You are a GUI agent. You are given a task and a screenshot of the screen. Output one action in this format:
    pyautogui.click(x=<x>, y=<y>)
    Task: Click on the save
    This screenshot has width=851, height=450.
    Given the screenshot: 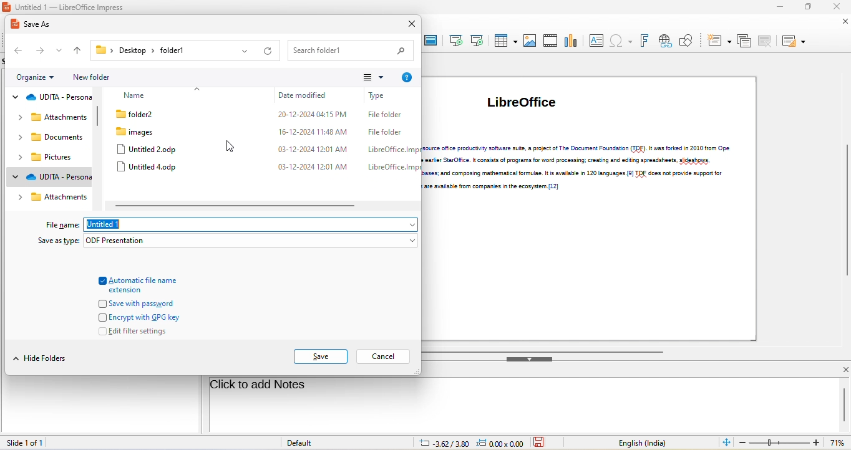 What is the action you would take?
    pyautogui.click(x=321, y=358)
    